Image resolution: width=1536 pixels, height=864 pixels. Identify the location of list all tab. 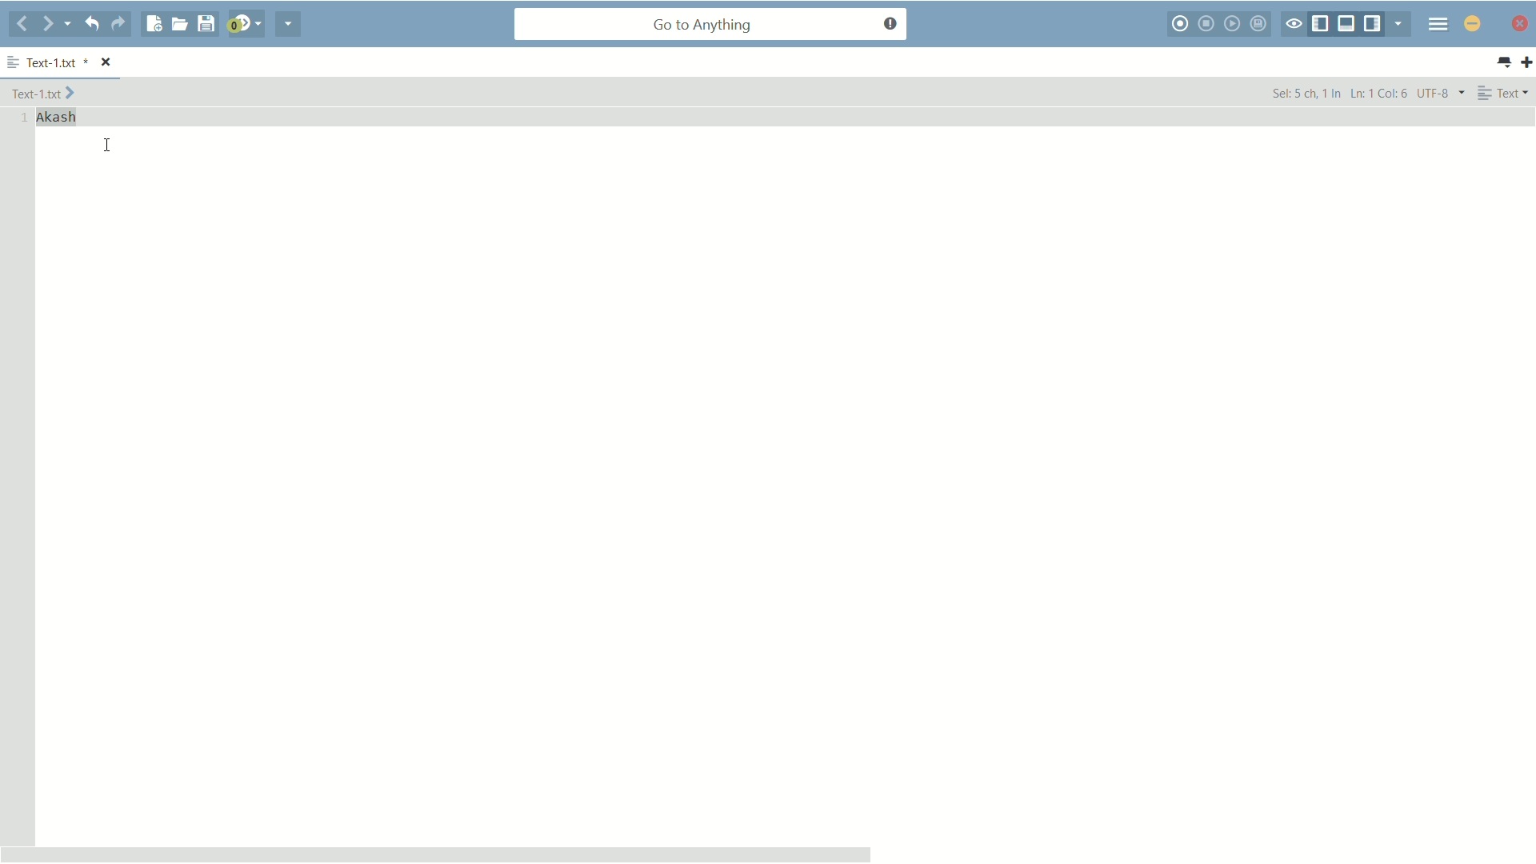
(1503, 62).